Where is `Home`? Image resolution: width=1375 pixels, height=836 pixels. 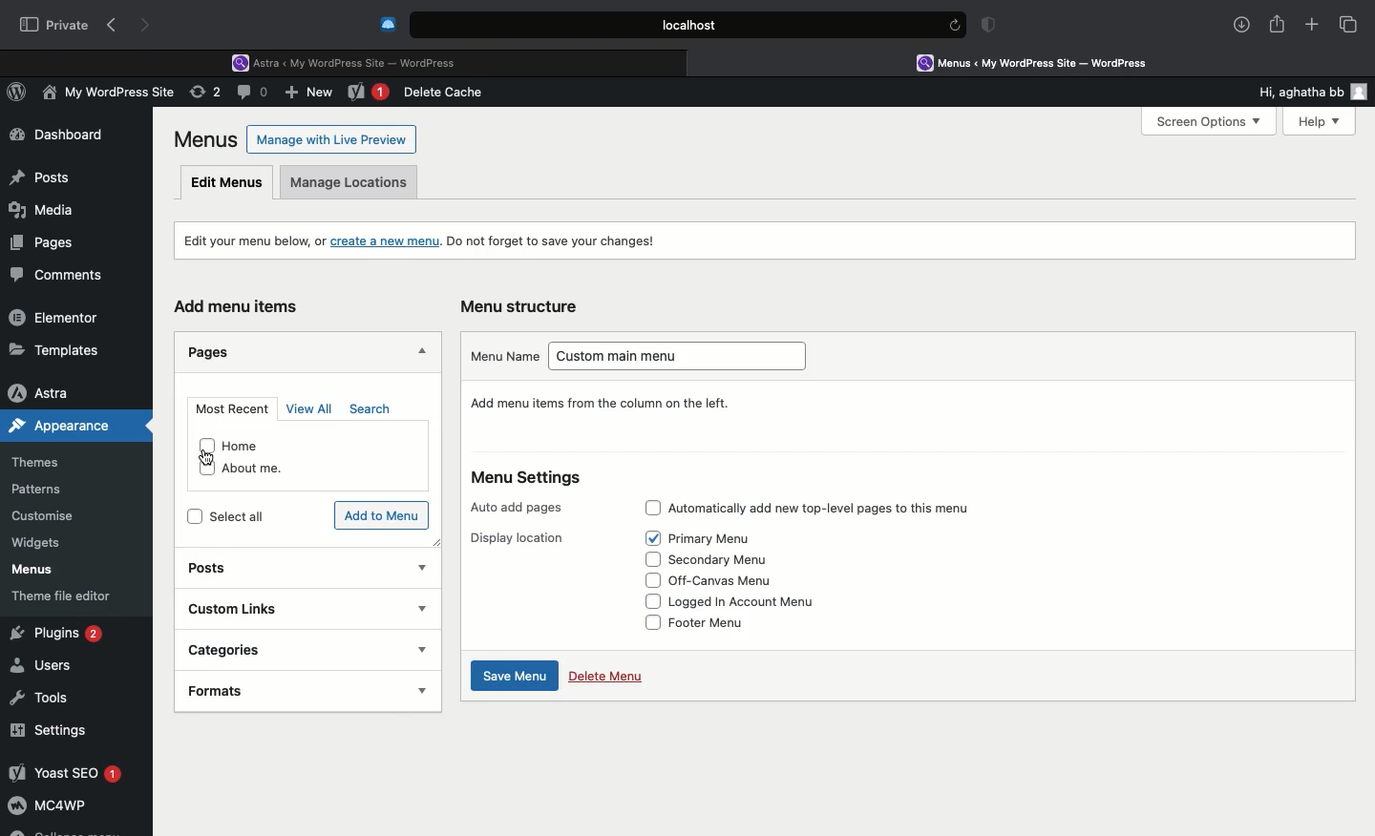
Home is located at coordinates (255, 446).